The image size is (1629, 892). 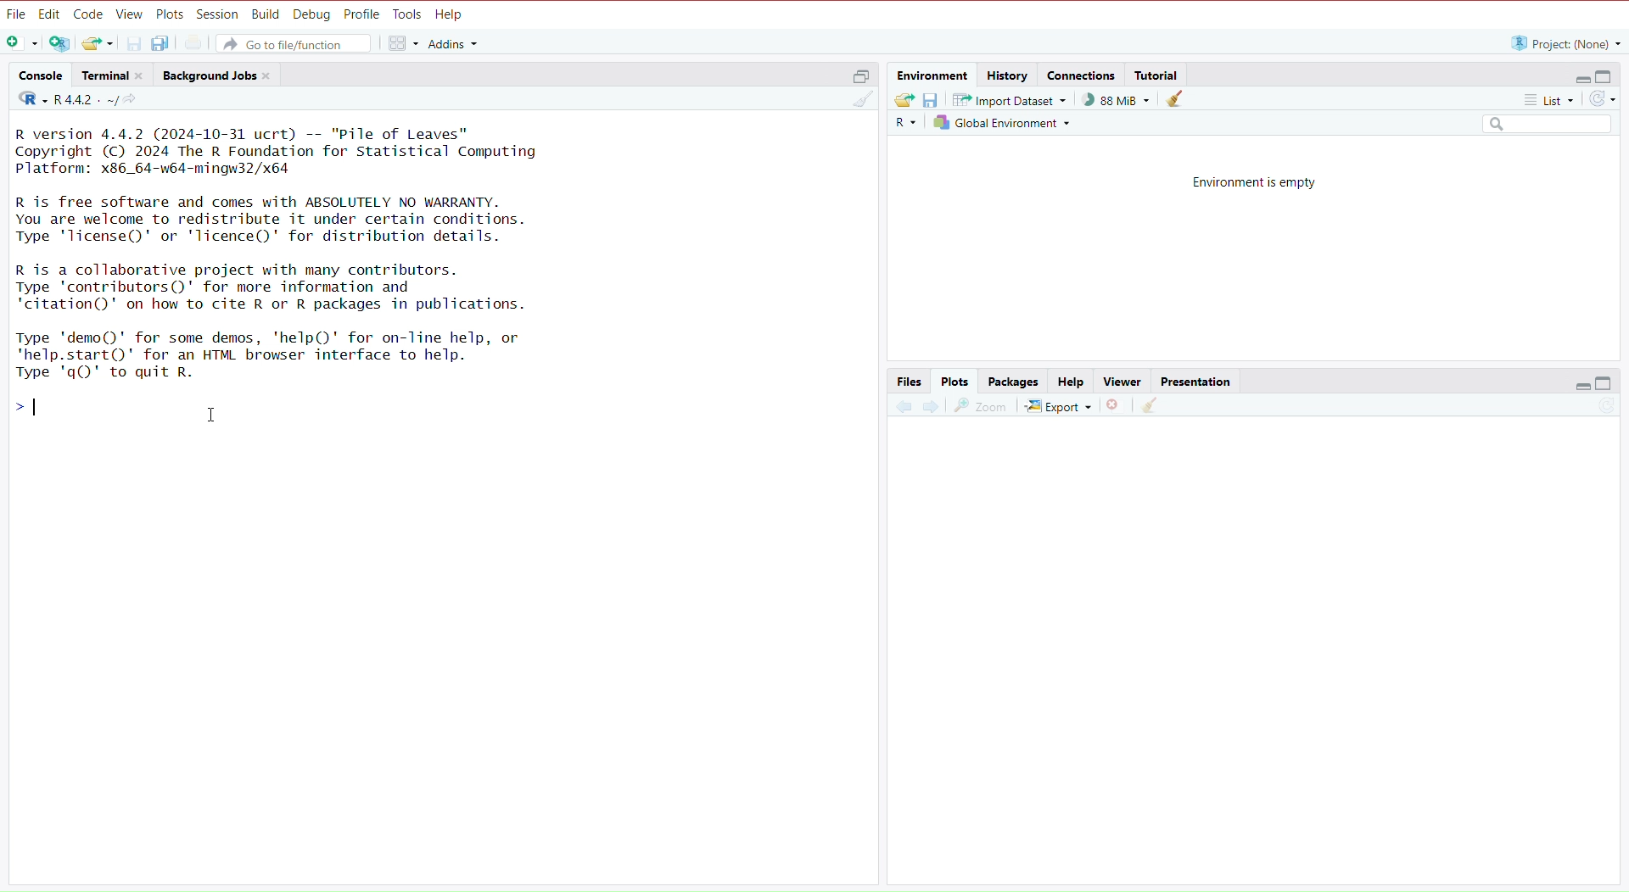 What do you see at coordinates (1150, 405) in the screenshot?
I see `Clear` at bounding box center [1150, 405].